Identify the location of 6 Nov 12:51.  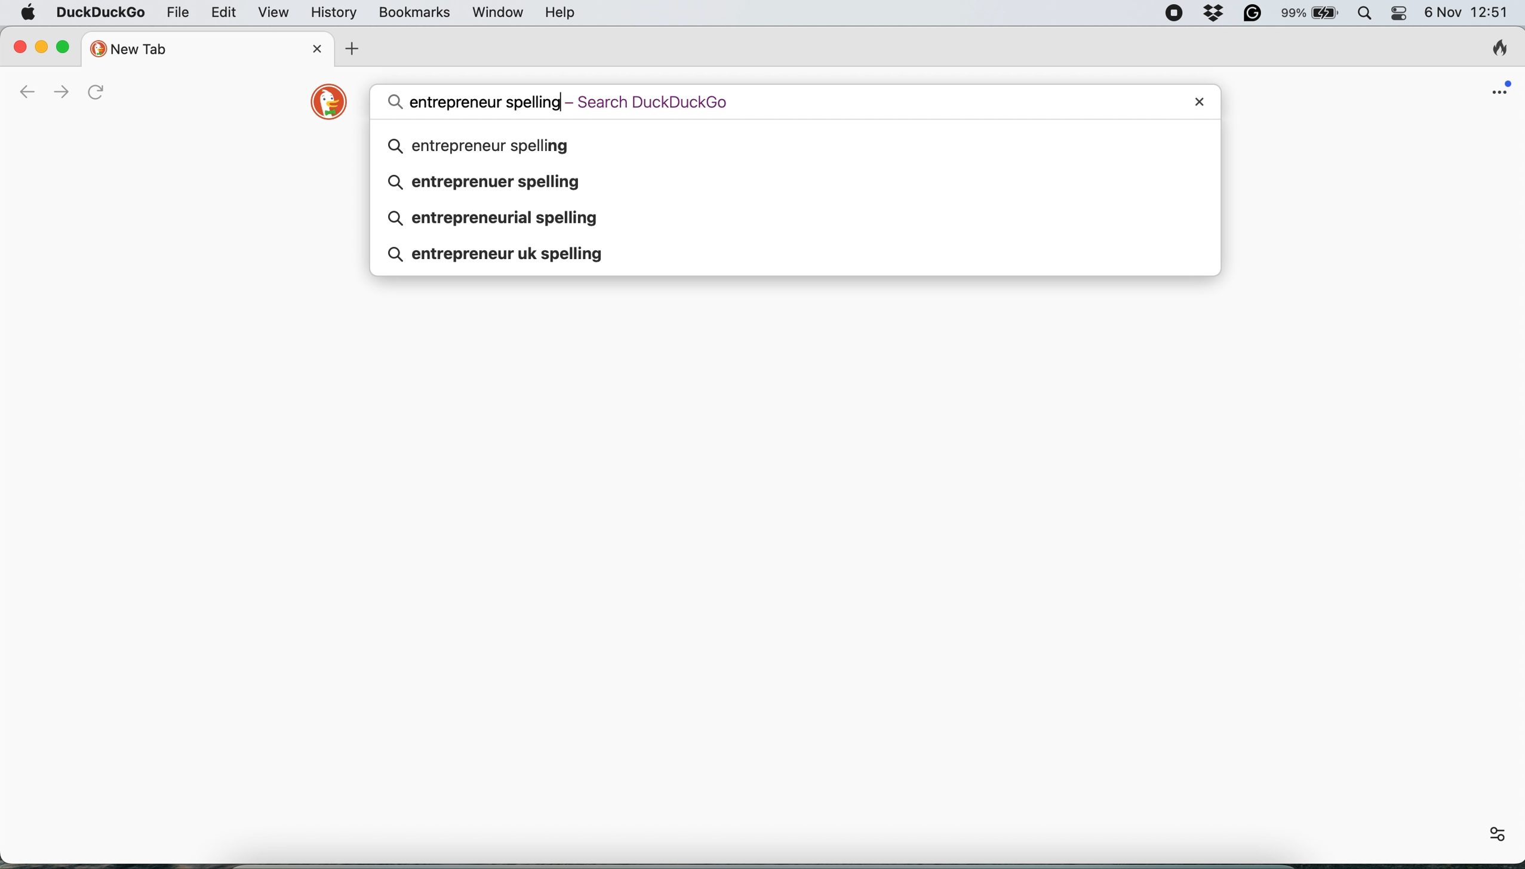
(1468, 13).